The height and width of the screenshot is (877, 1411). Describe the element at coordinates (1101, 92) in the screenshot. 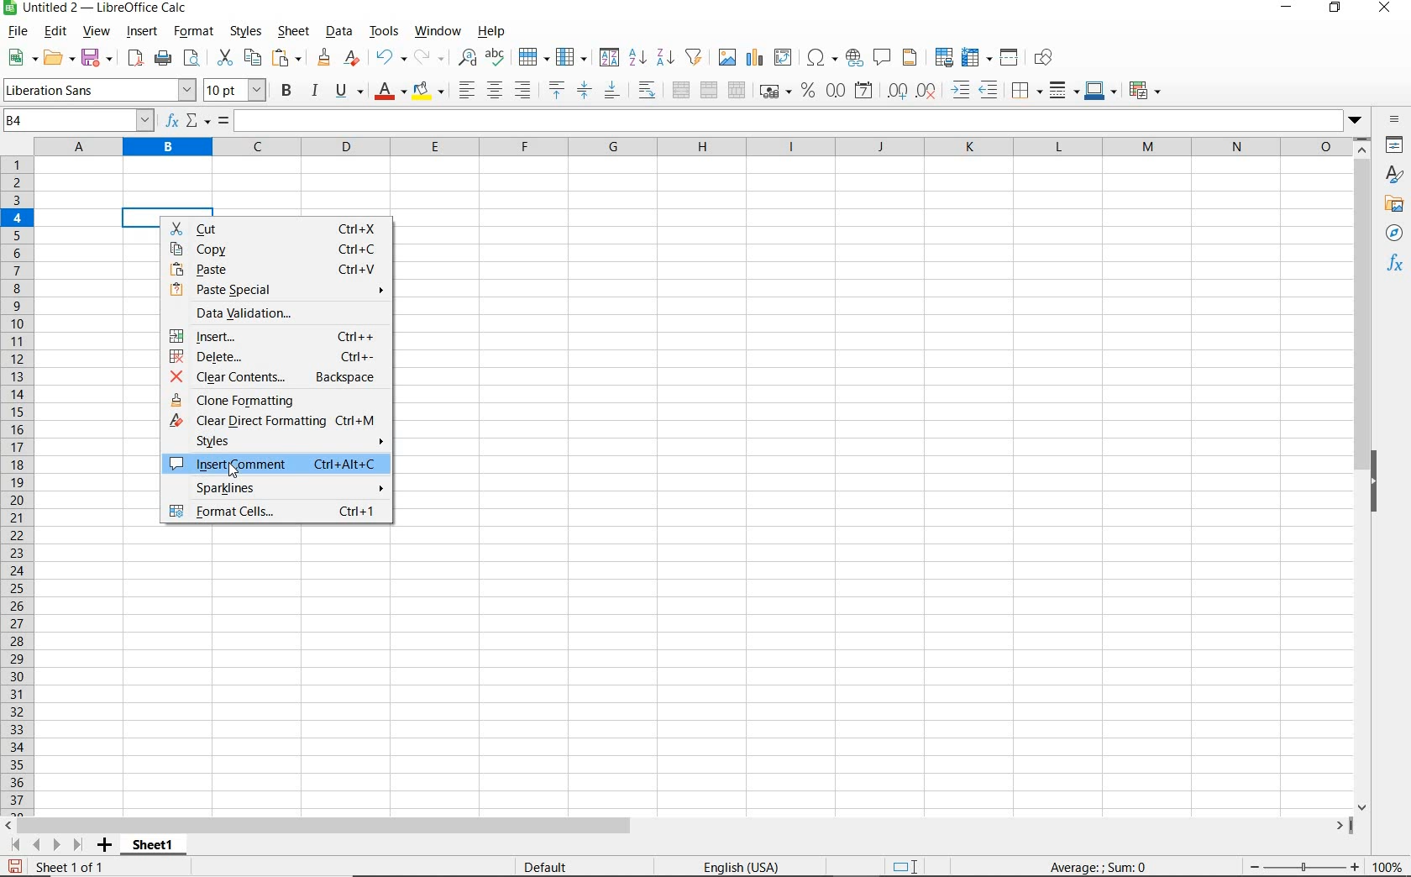

I see `border color` at that location.